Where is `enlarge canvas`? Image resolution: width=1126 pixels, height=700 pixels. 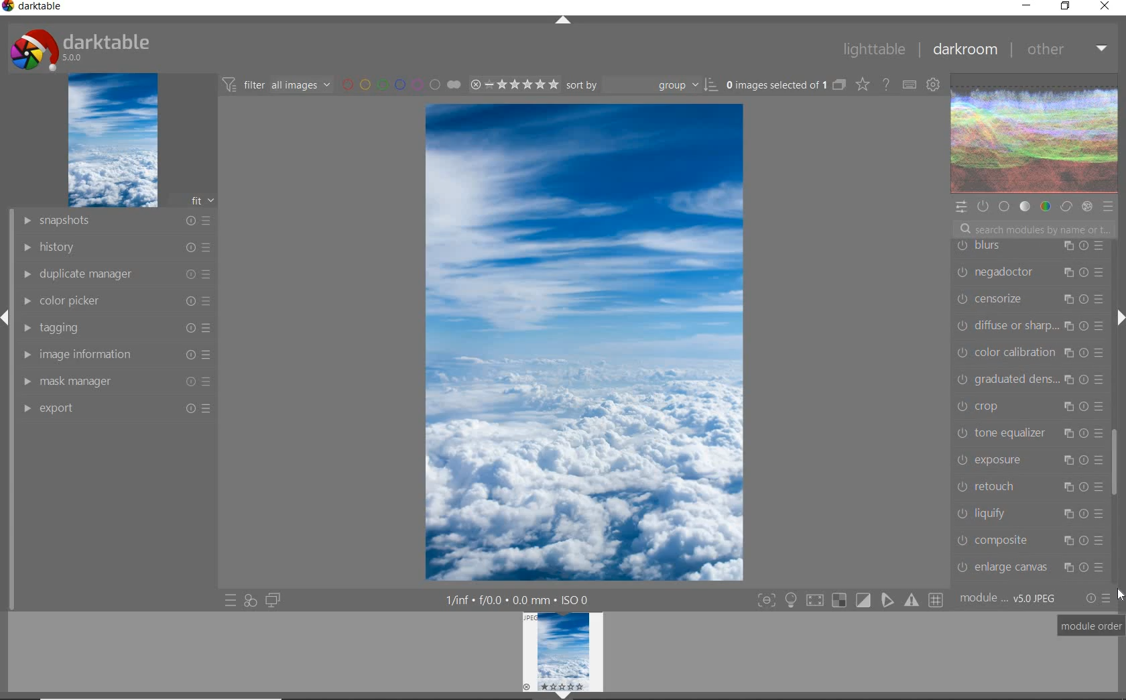 enlarge canvas is located at coordinates (1029, 567).